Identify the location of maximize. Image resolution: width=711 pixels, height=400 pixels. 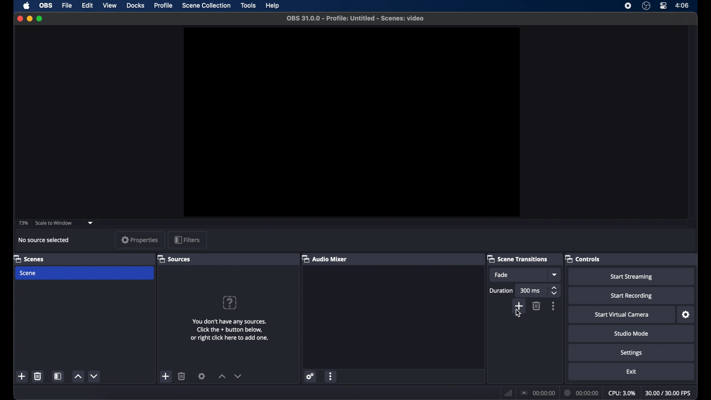
(41, 19).